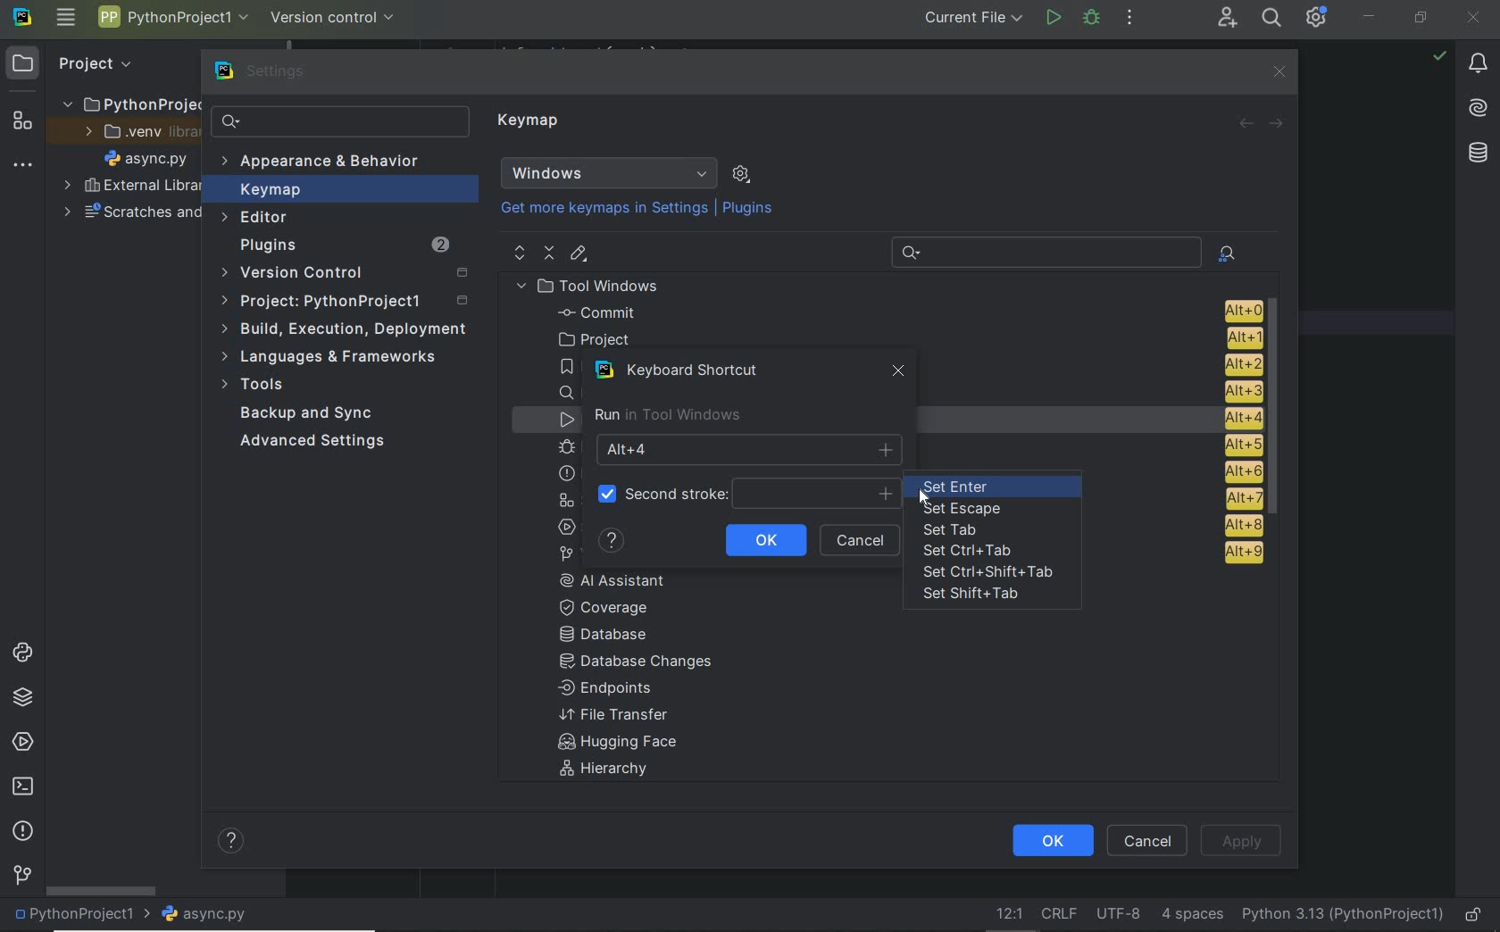 This screenshot has height=932, width=1500. I want to click on More tool windows, so click(23, 162).